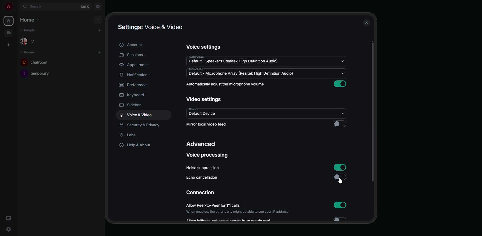  I want to click on add, so click(98, 19).